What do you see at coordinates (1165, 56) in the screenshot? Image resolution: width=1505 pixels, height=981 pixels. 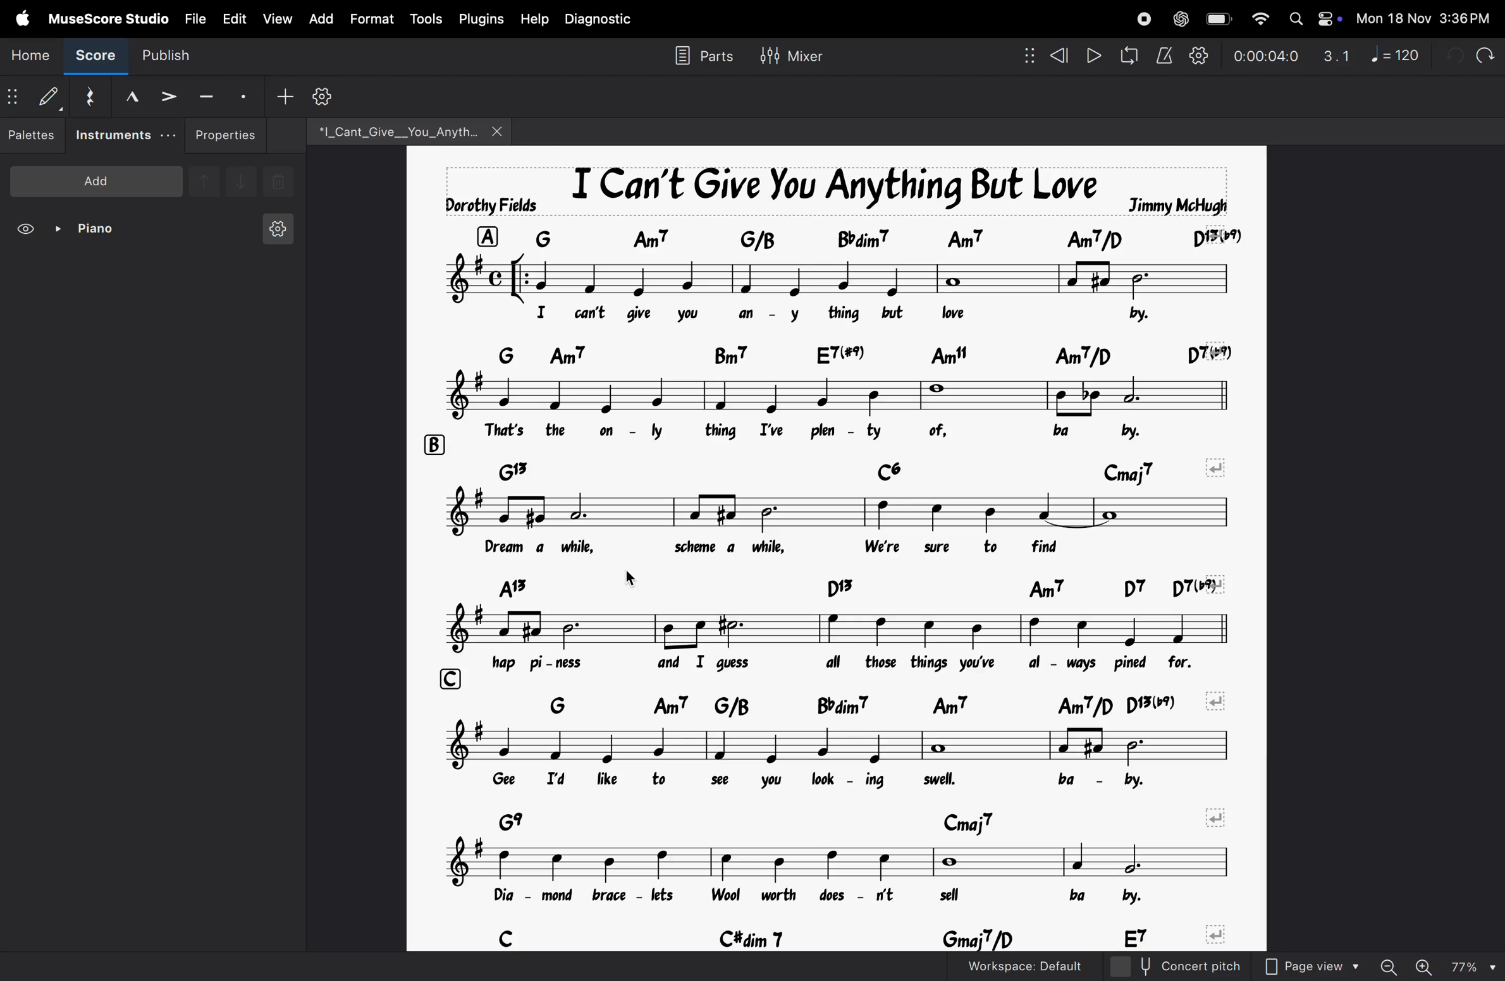 I see `metronome` at bounding box center [1165, 56].